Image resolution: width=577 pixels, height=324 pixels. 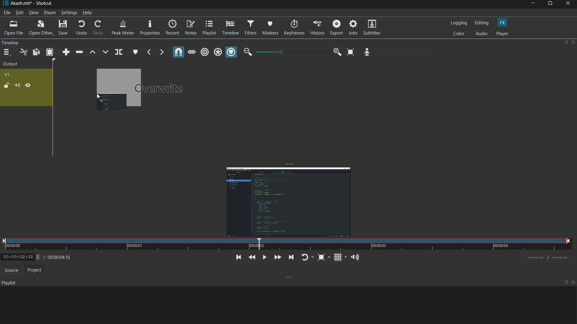 I want to click on zoom out, so click(x=248, y=52).